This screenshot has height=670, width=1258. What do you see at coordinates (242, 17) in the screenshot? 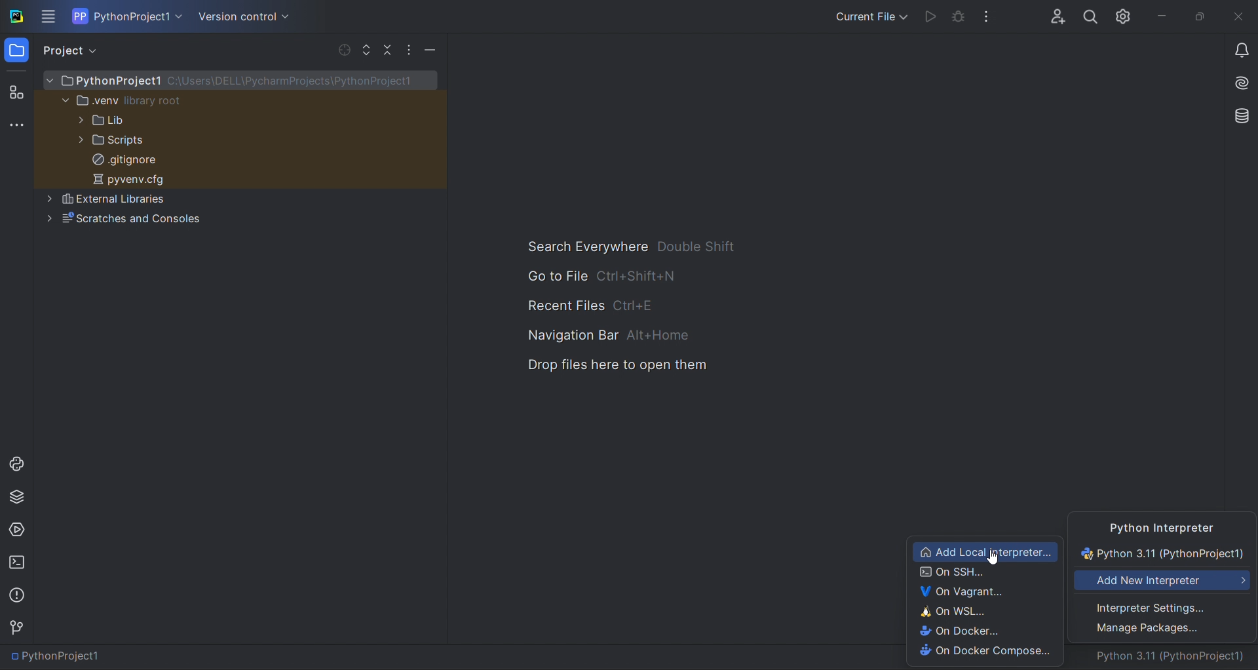
I see `version control` at bounding box center [242, 17].